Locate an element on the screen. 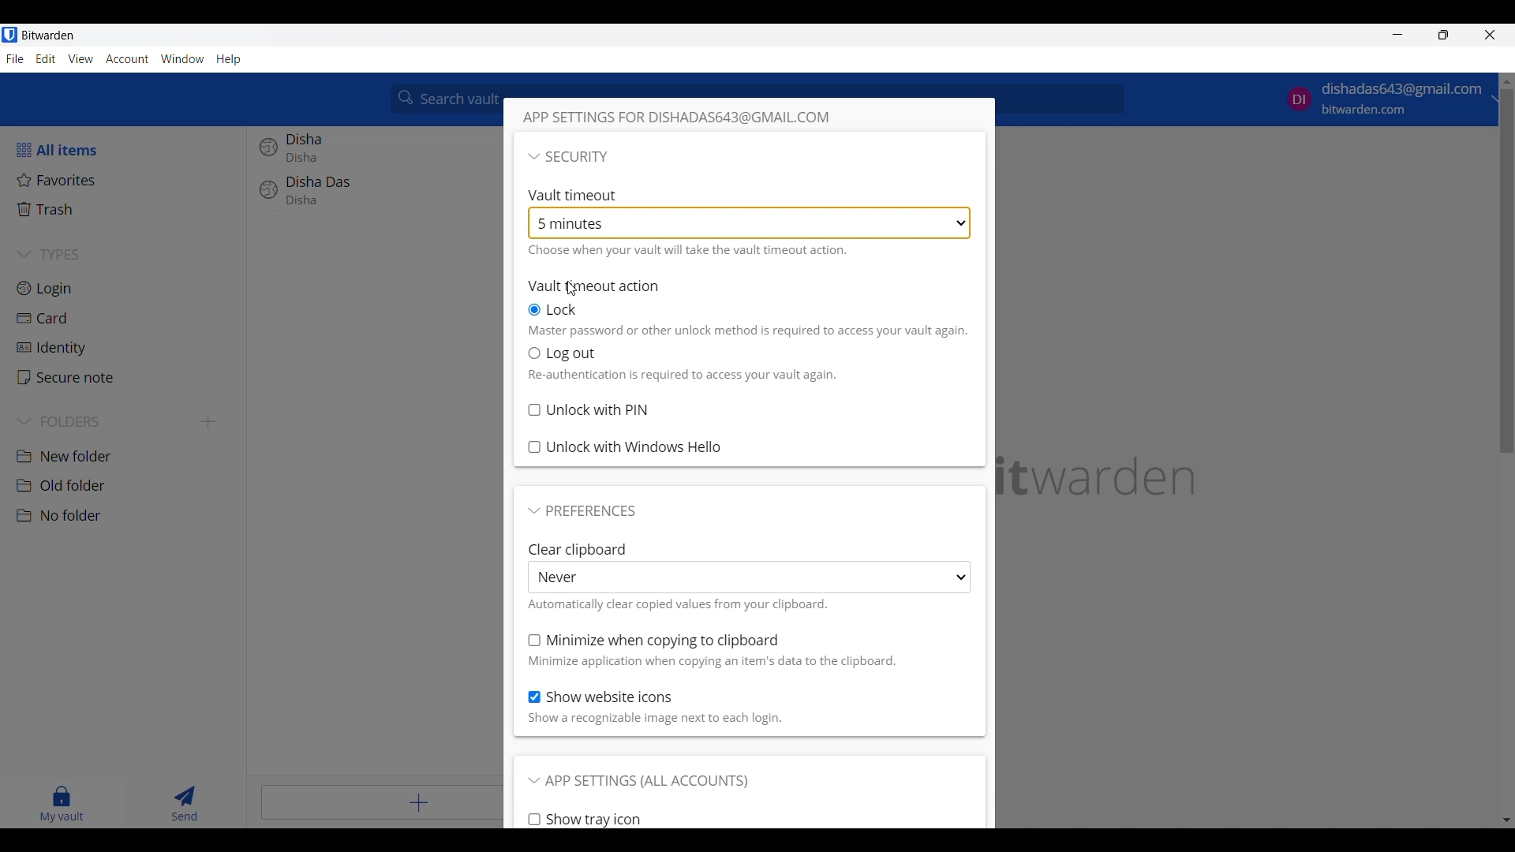 The image size is (1515, 852). Clear clipboard list is located at coordinates (749, 577).